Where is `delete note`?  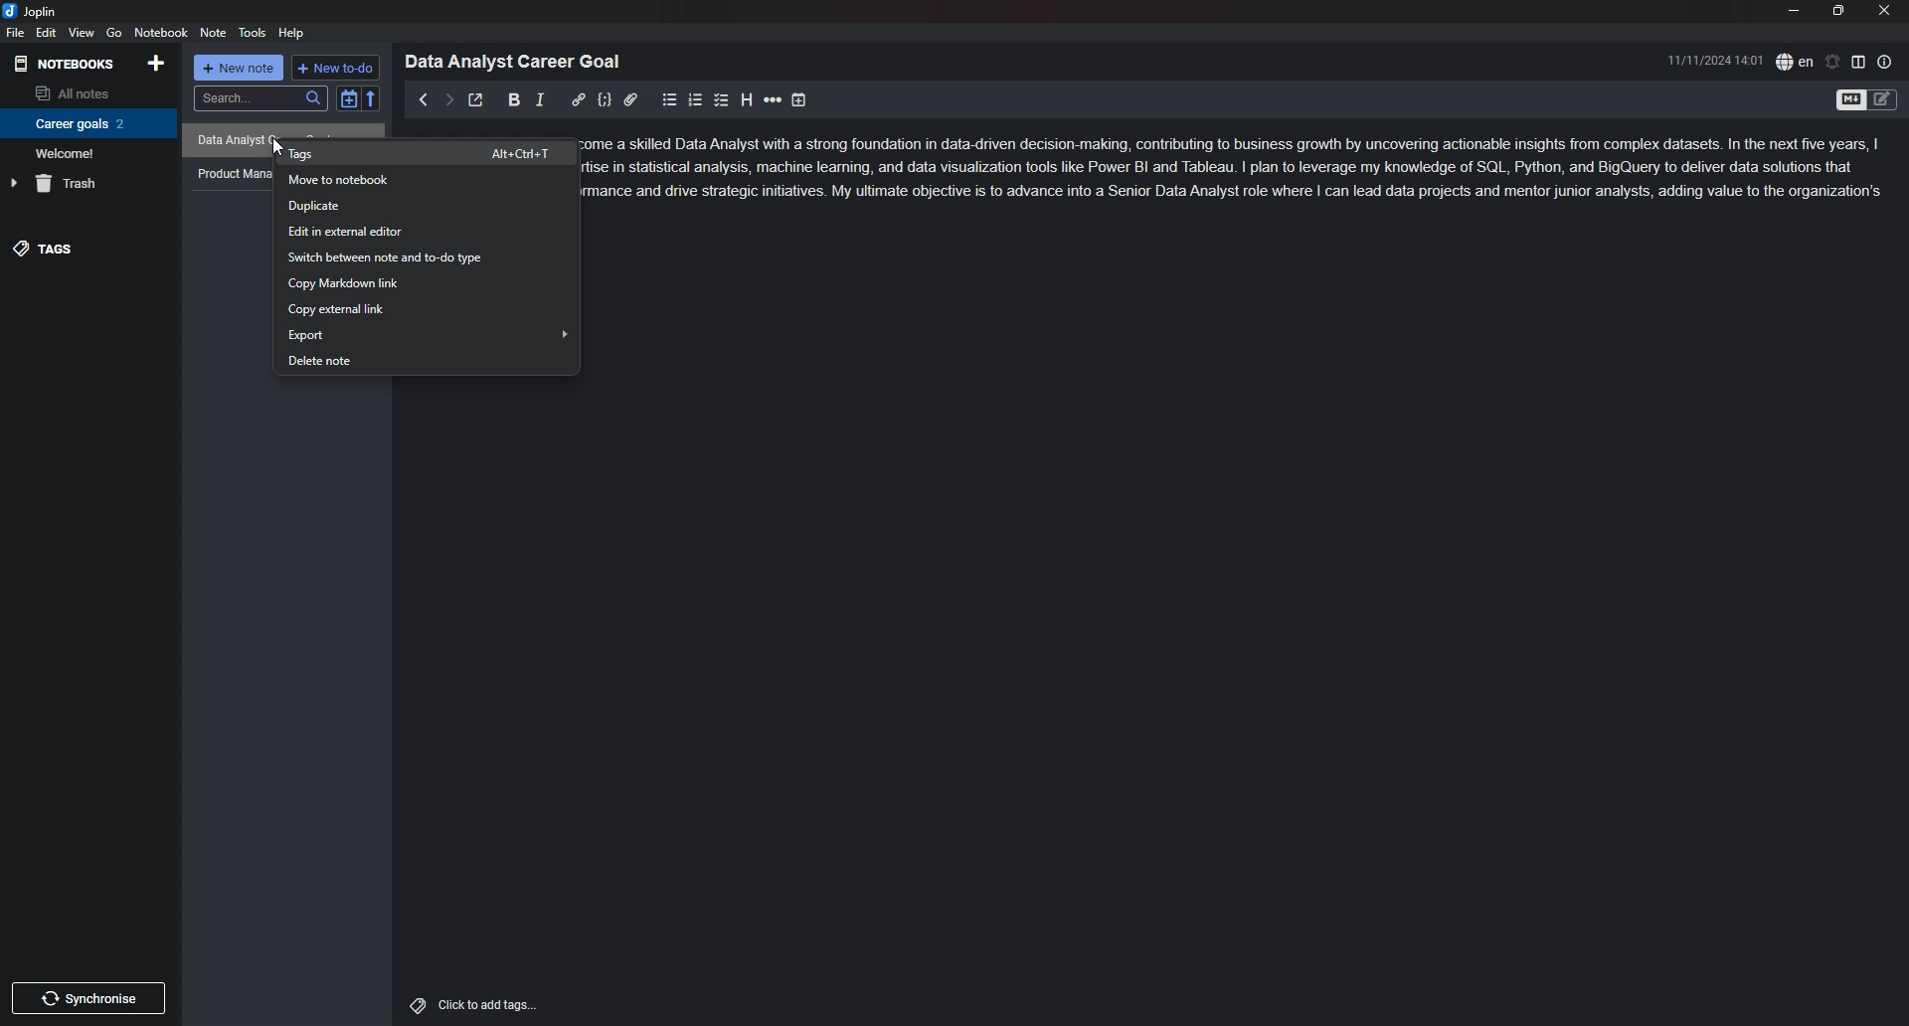
delete note is located at coordinates (427, 360).